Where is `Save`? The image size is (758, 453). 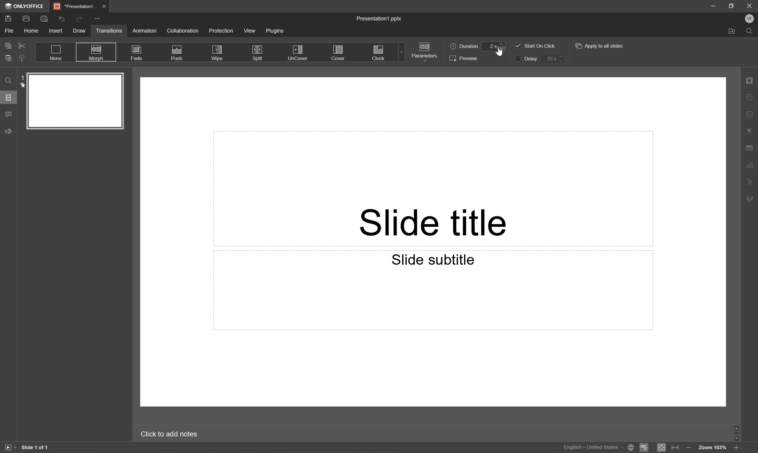 Save is located at coordinates (8, 19).